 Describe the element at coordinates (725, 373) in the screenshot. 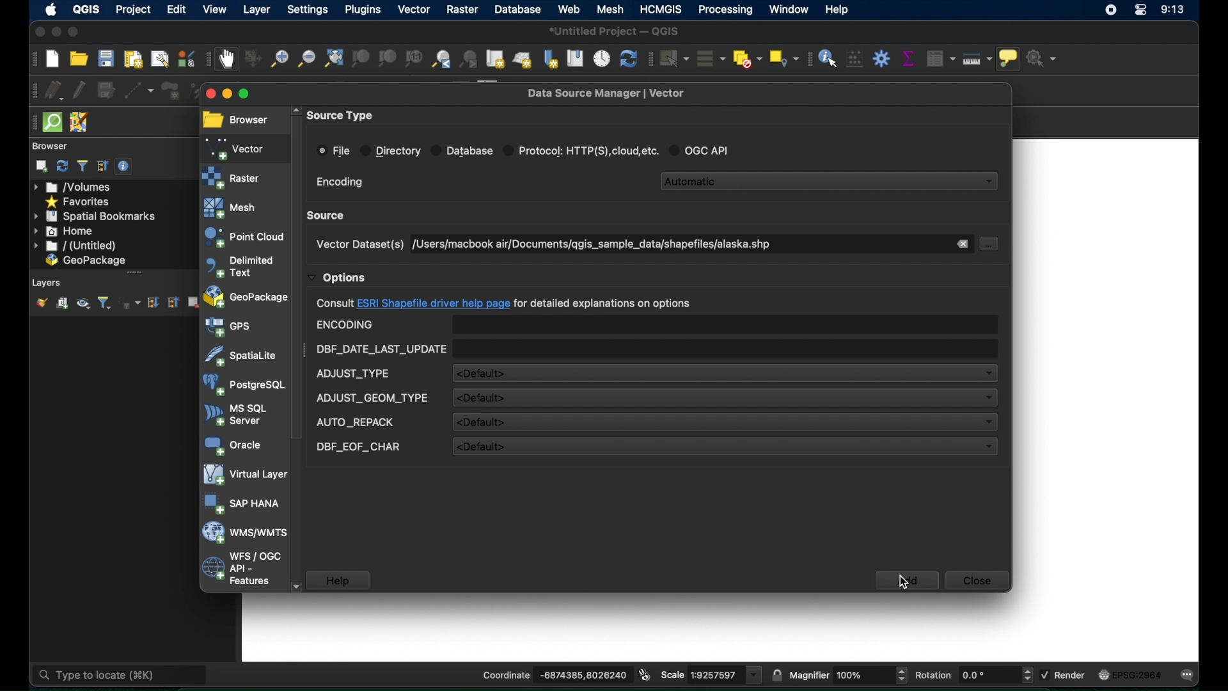

I see `default drop-down` at that location.